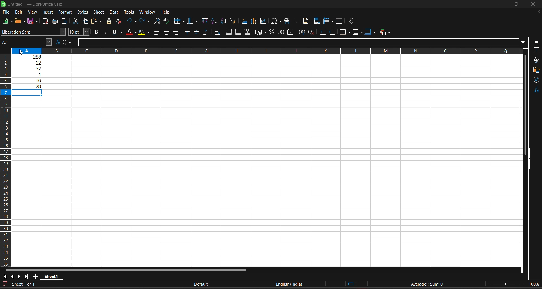  I want to click on split window, so click(340, 21).